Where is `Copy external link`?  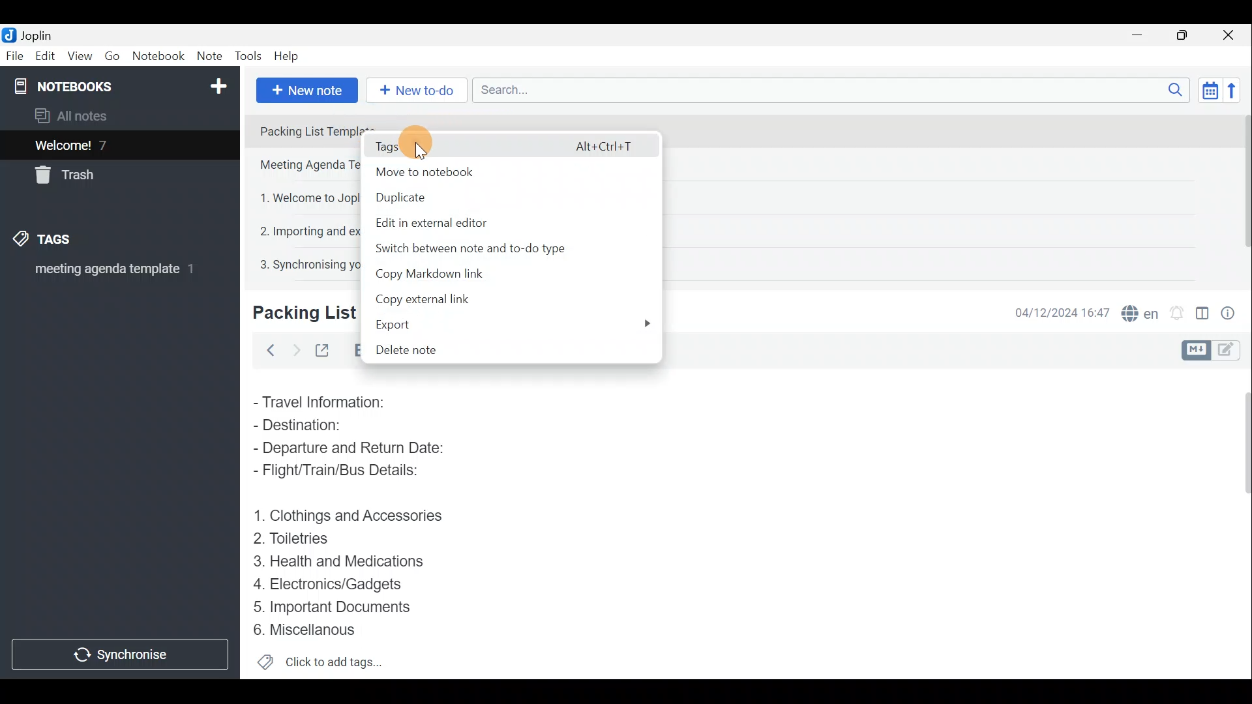
Copy external link is located at coordinates (432, 297).